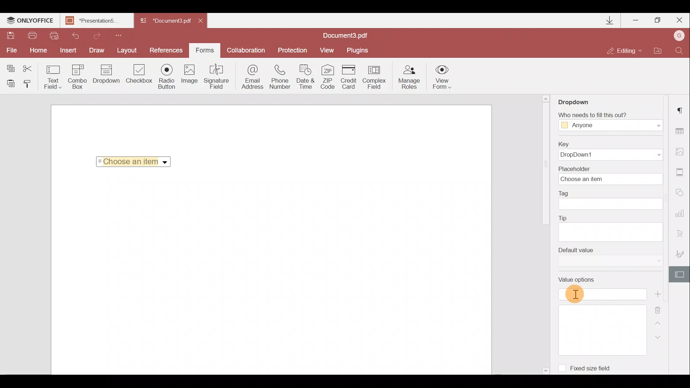 The width and height of the screenshot is (690, 388). I want to click on Layout, so click(128, 49).